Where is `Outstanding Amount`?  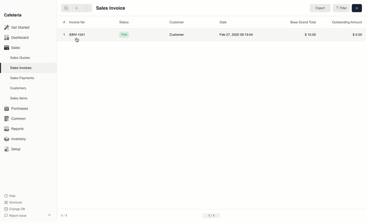 Outstanding Amount is located at coordinates (346, 23).